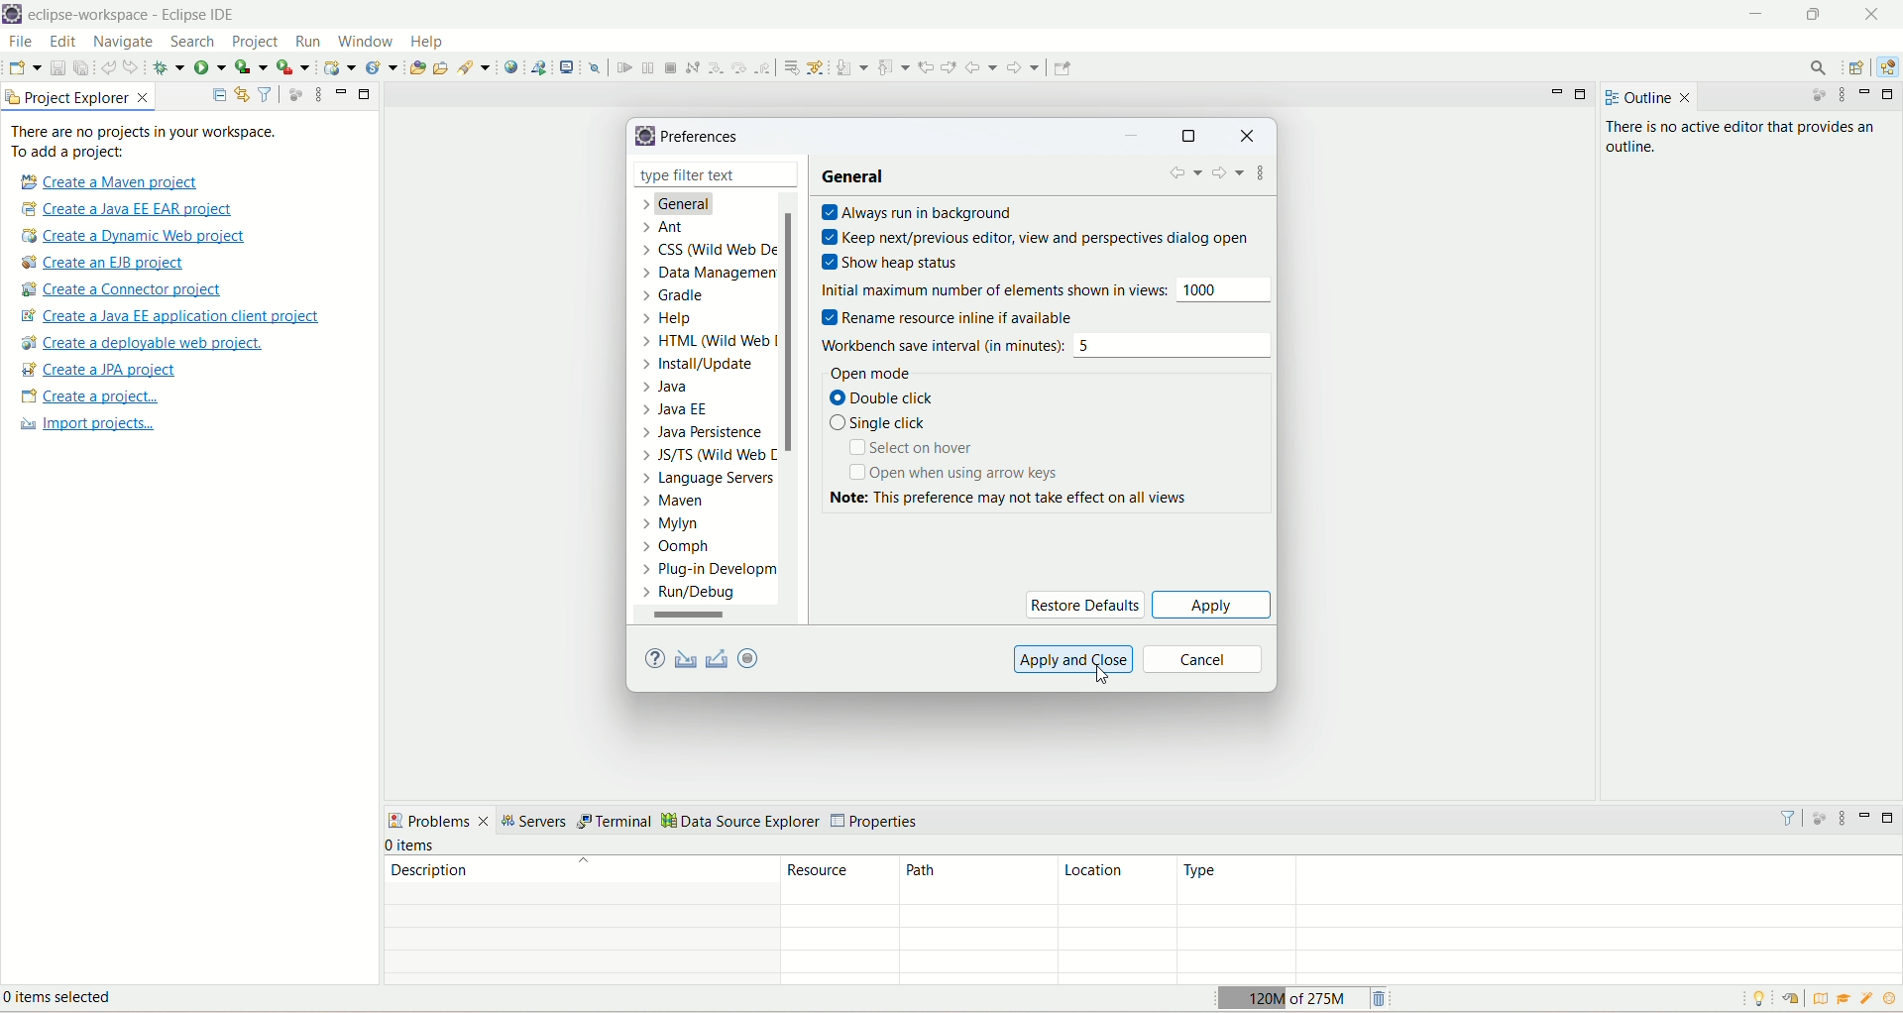 The width and height of the screenshot is (1903, 1013). What do you see at coordinates (1032, 498) in the screenshot?
I see `Note: This preference may not take effect on all views` at bounding box center [1032, 498].